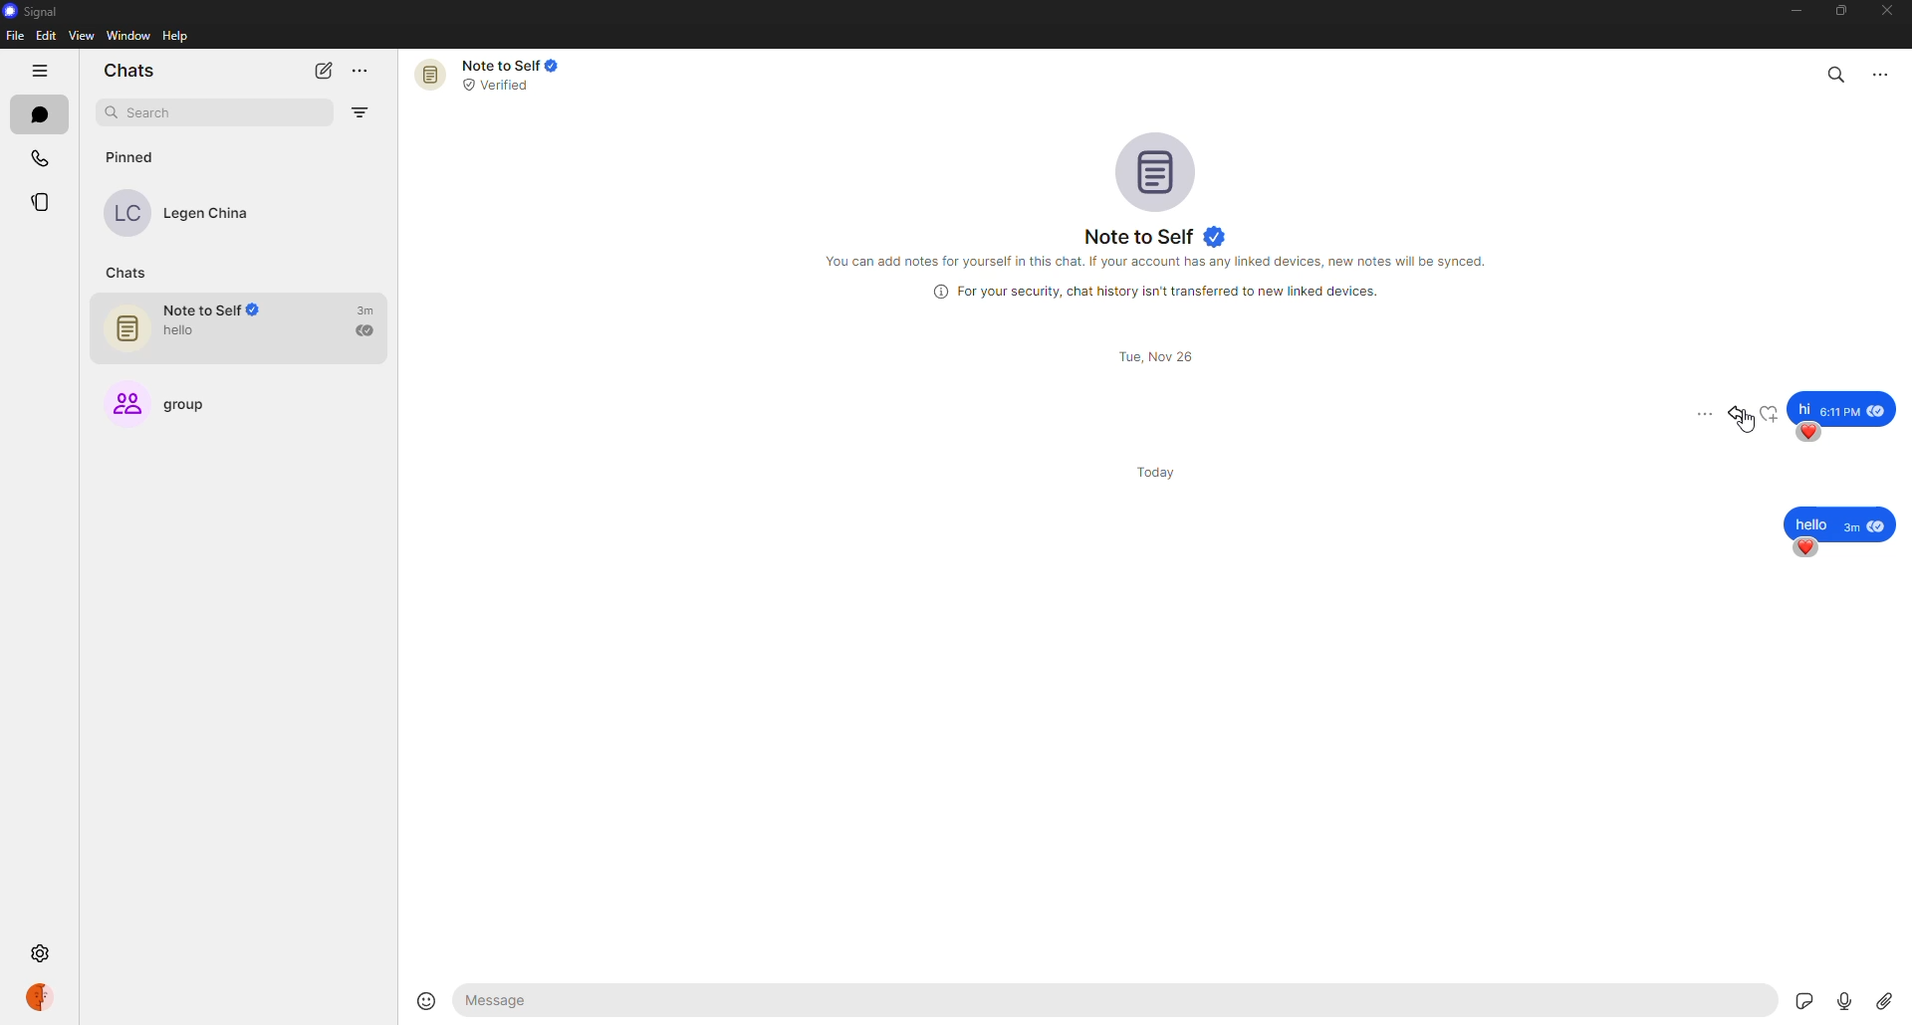 Image resolution: width=1912 pixels, height=1025 pixels. I want to click on chats, so click(125, 272).